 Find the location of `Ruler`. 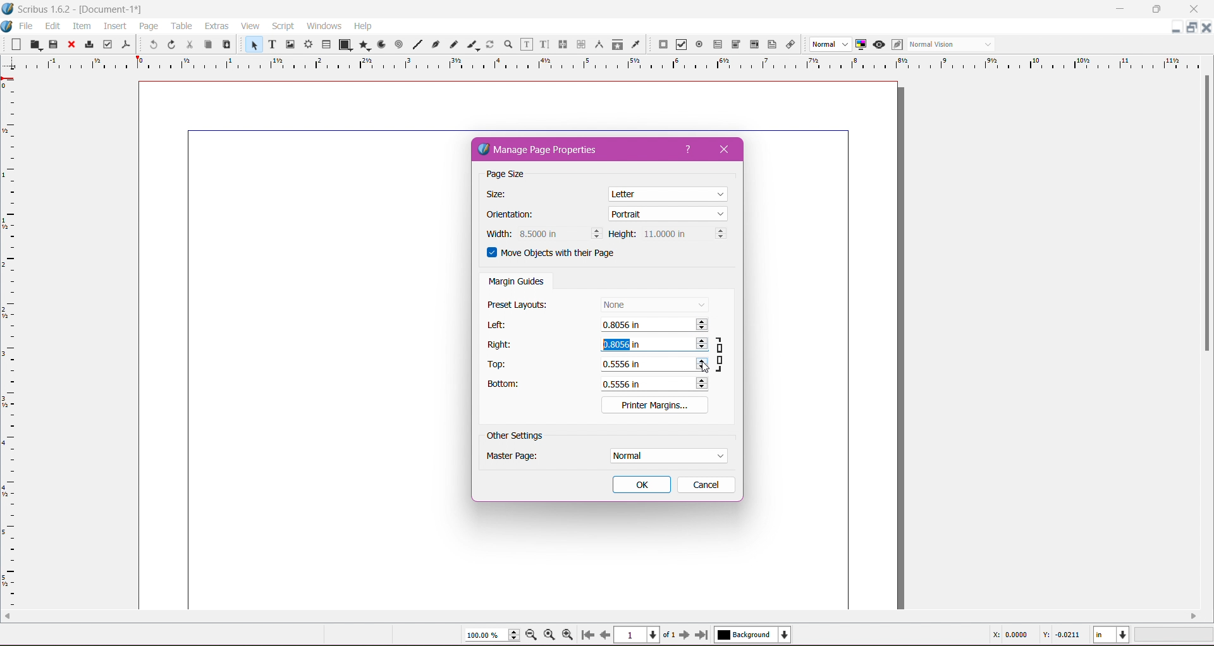

Ruler is located at coordinates (602, 63).